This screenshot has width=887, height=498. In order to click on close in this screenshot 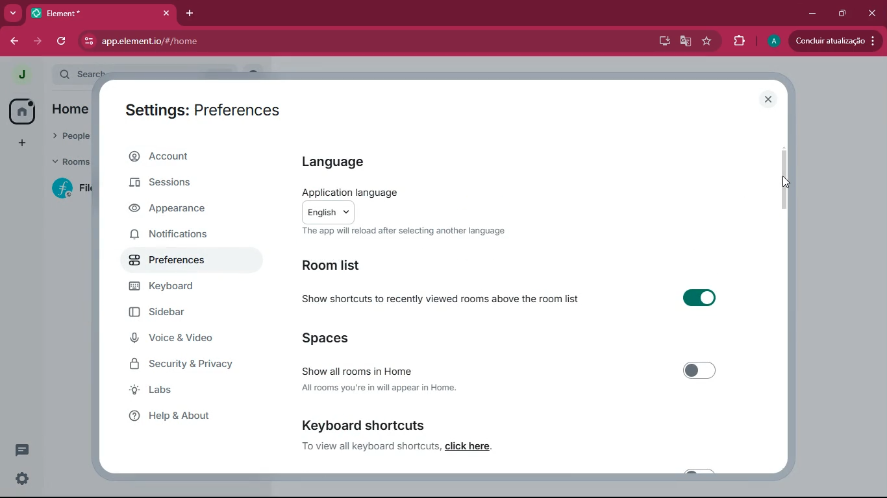, I will do `click(768, 99)`.